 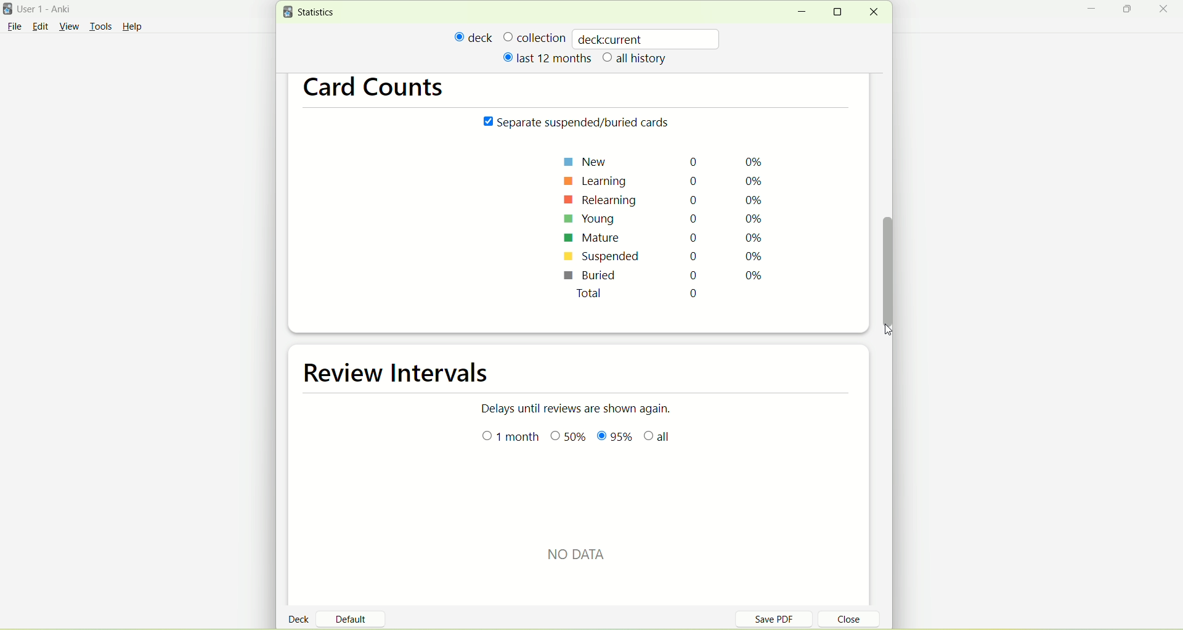 I want to click on User 1- Anki, so click(x=52, y=11).